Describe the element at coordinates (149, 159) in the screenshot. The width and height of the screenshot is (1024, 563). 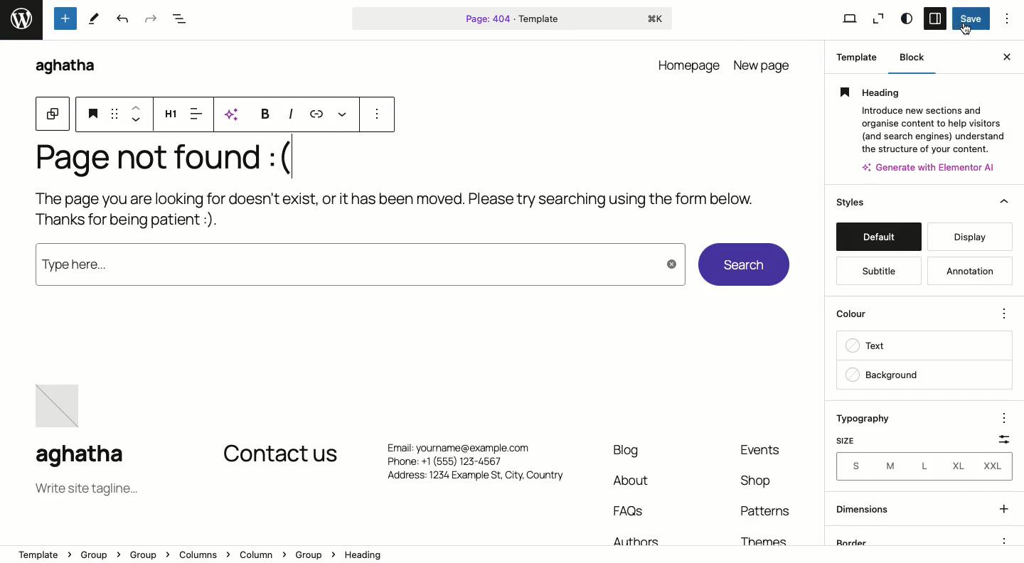
I see `Page not found` at that location.